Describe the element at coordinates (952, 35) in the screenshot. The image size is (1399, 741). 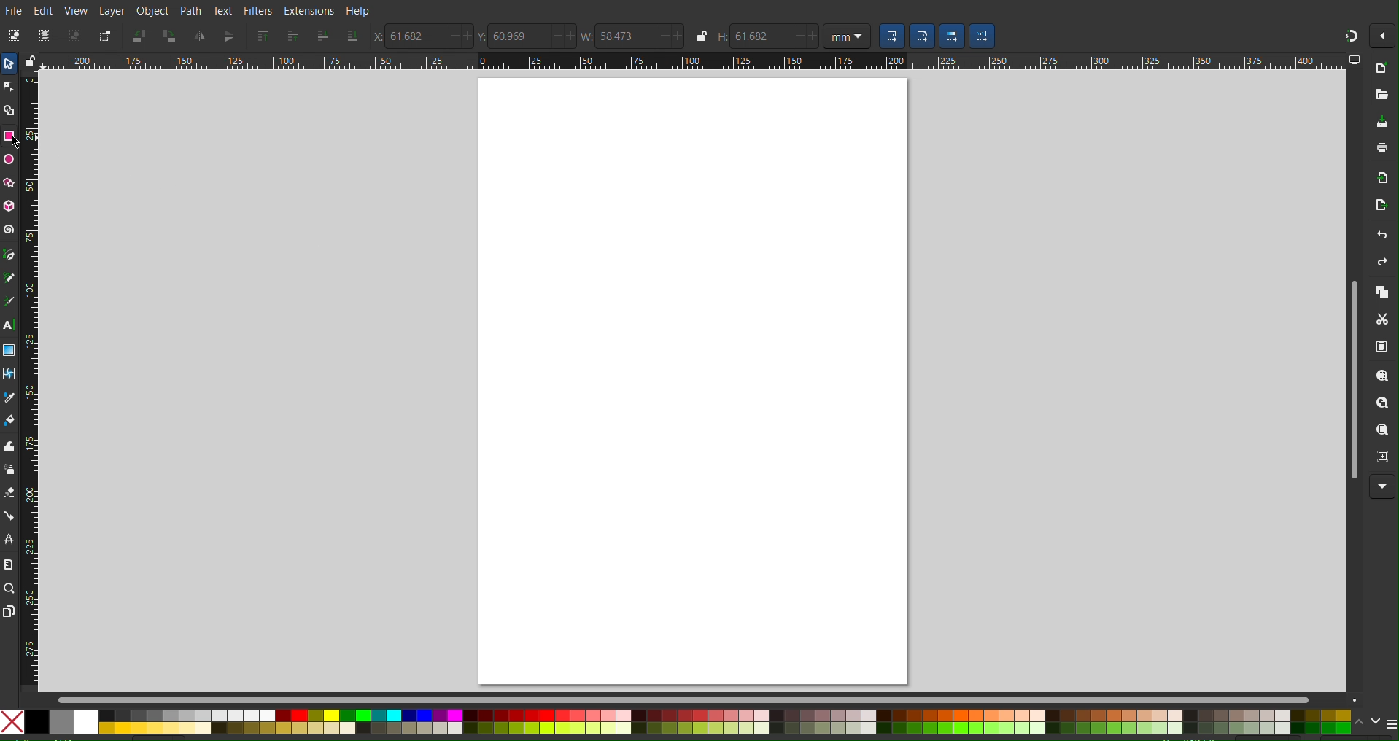
I see `Scaling Option 3` at that location.